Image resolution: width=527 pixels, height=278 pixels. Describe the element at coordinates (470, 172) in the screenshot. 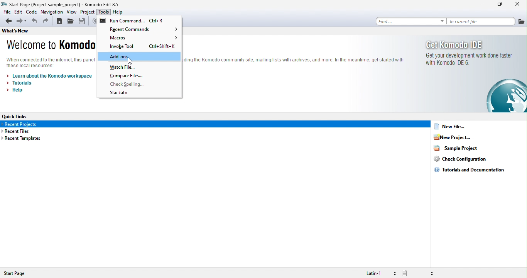

I see `tutorials and documentation` at that location.